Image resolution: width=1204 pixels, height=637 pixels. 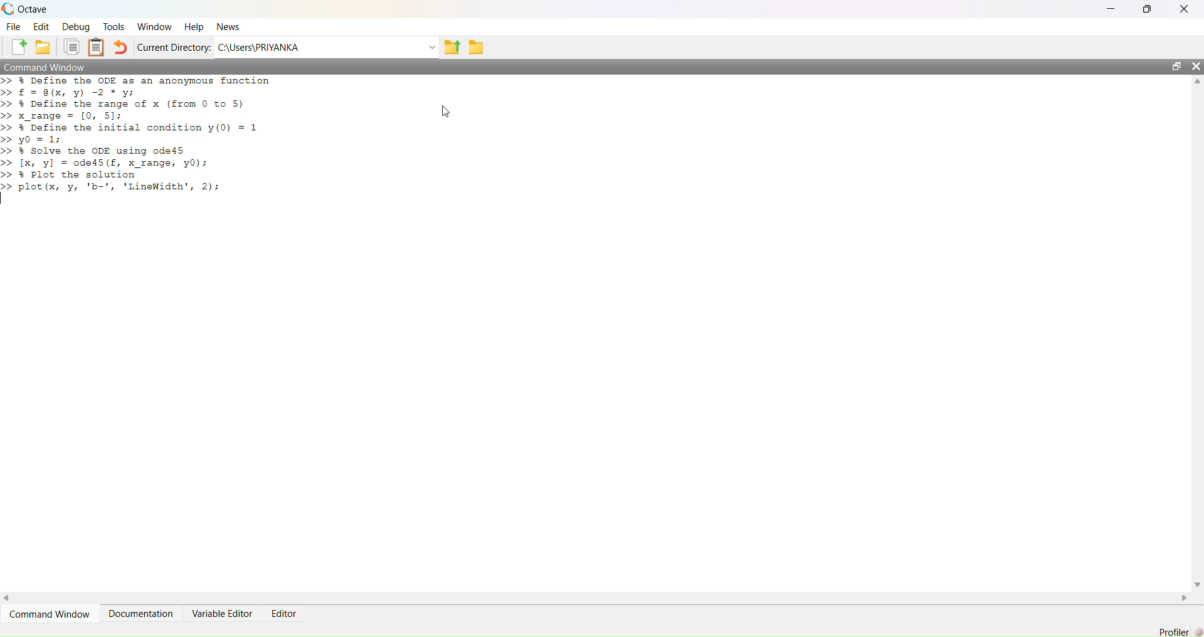 I want to click on Help, so click(x=194, y=27).